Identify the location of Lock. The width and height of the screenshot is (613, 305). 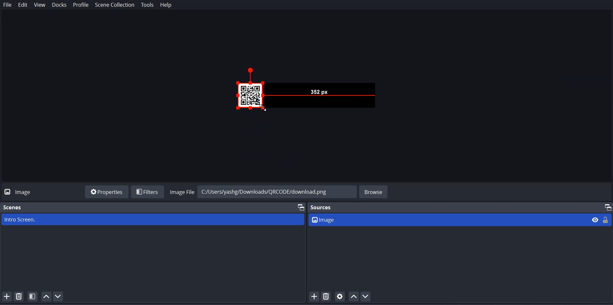
(606, 219).